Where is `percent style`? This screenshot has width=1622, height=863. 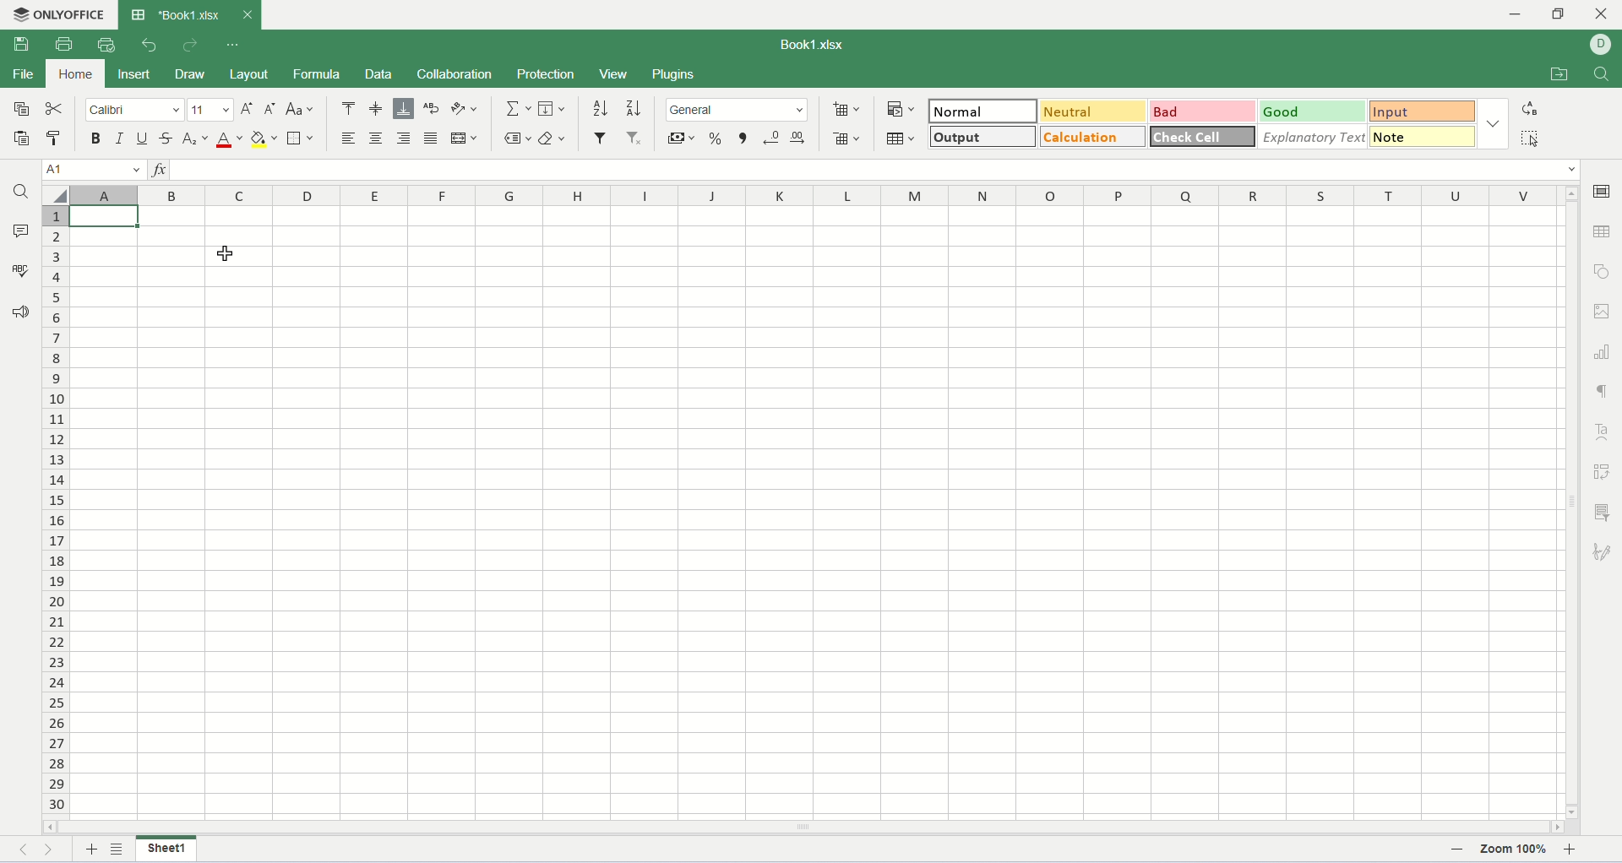
percent style is located at coordinates (717, 136).